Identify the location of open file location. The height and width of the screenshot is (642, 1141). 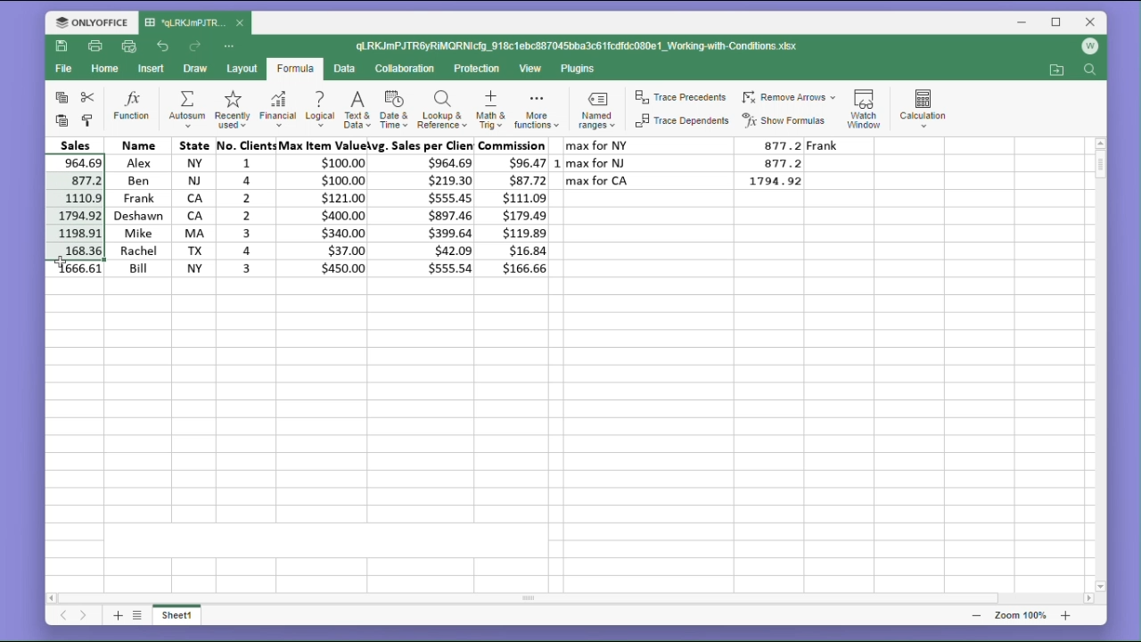
(1056, 70).